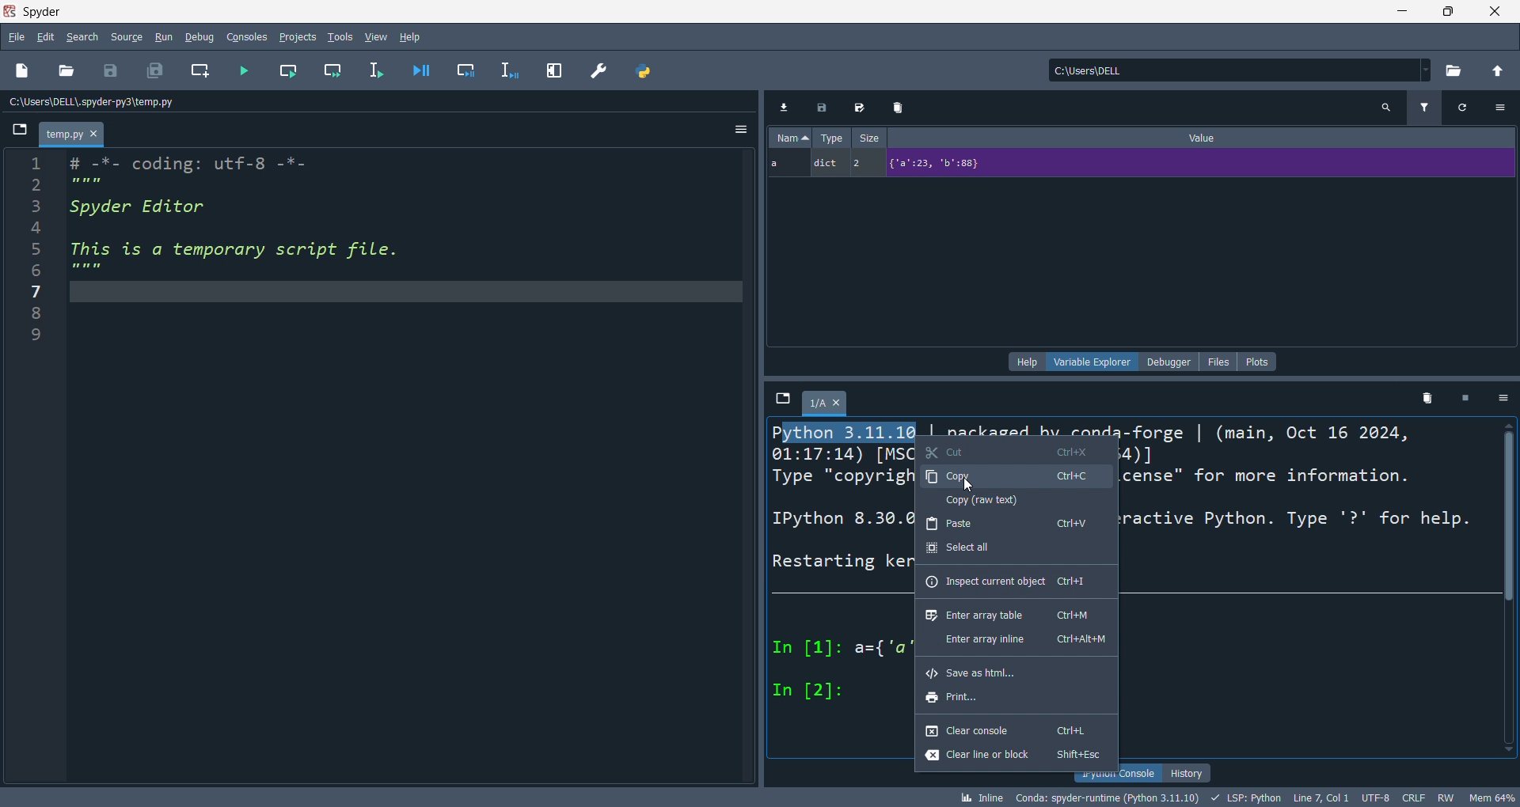  What do you see at coordinates (1427, 106) in the screenshot?
I see `filter` at bounding box center [1427, 106].